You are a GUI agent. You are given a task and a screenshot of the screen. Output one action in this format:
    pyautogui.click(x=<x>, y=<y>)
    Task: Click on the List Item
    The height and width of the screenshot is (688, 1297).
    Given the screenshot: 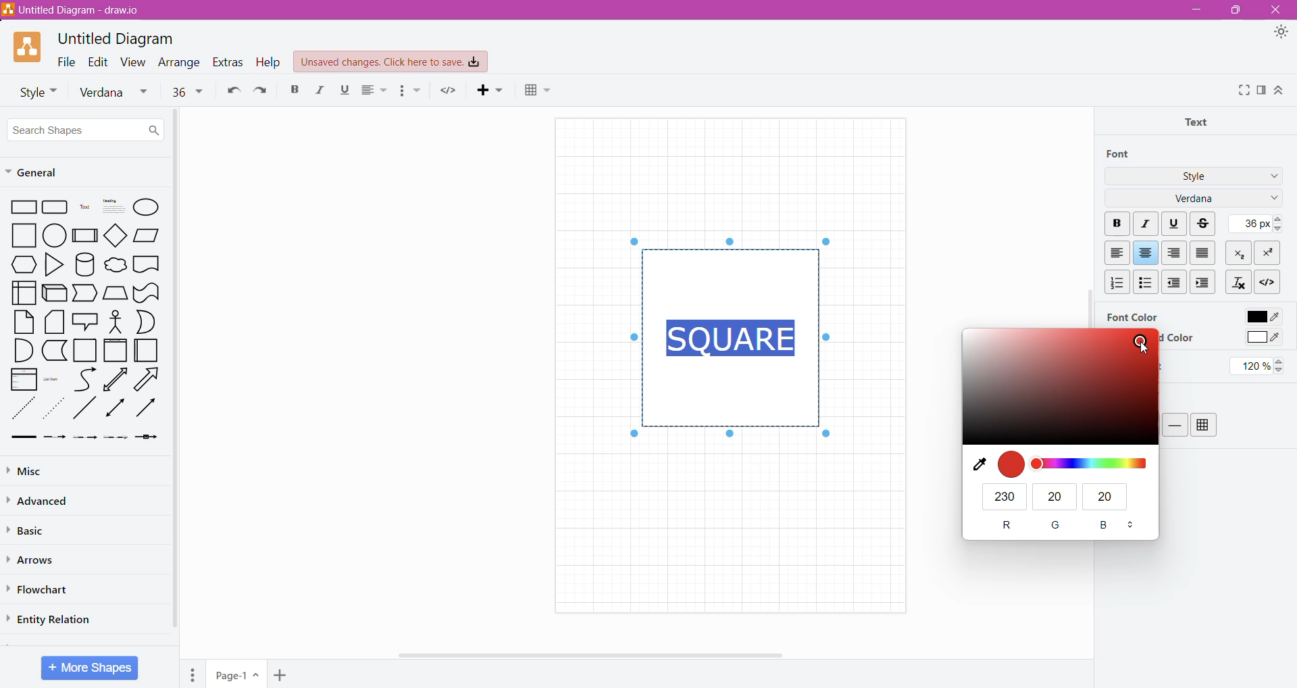 What is the action you would take?
    pyautogui.click(x=54, y=378)
    